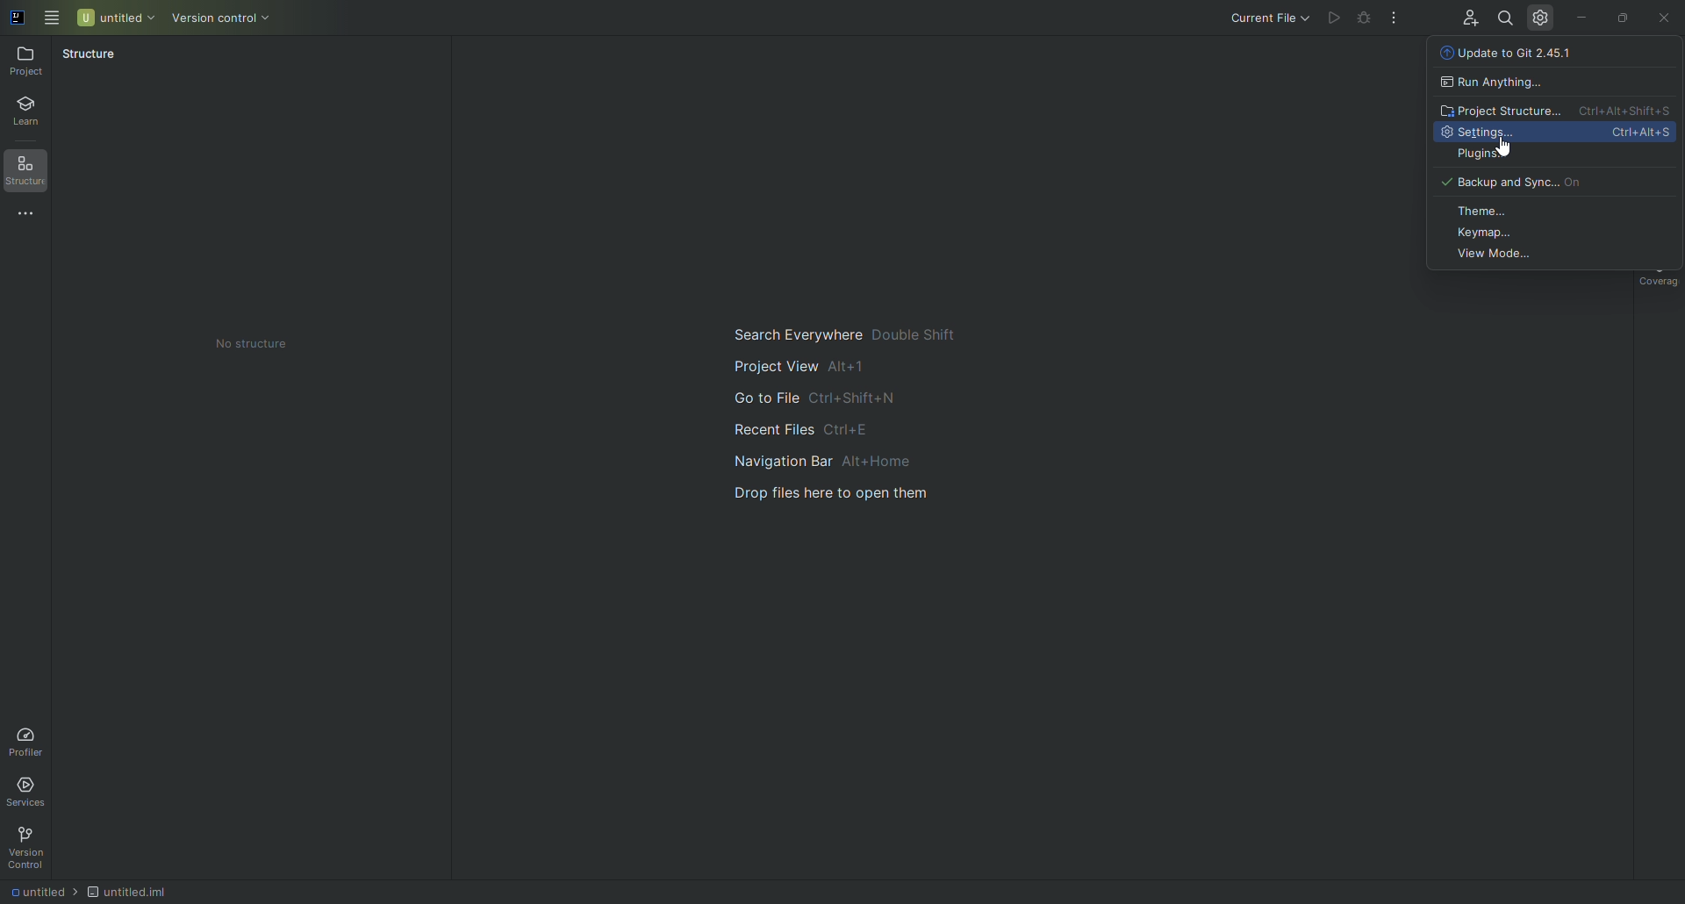  What do you see at coordinates (26, 175) in the screenshot?
I see `Structure` at bounding box center [26, 175].